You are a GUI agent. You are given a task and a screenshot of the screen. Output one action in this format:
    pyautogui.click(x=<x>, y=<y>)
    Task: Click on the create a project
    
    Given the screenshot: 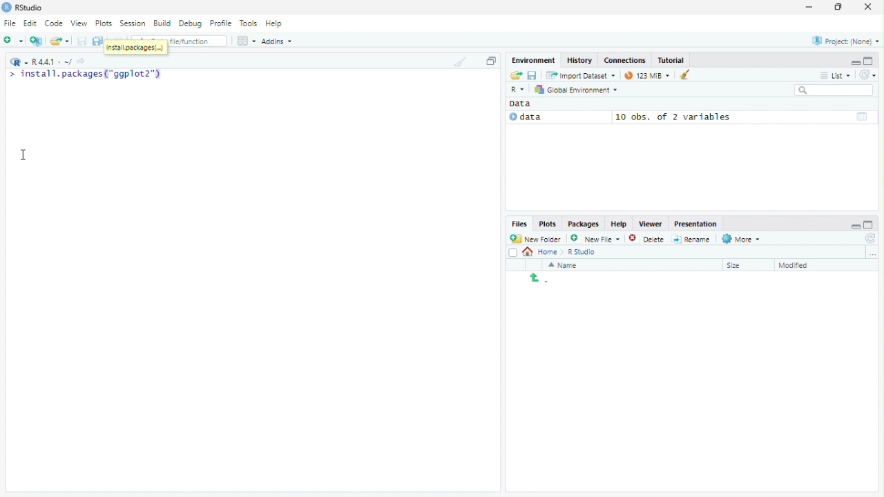 What is the action you would take?
    pyautogui.click(x=37, y=41)
    